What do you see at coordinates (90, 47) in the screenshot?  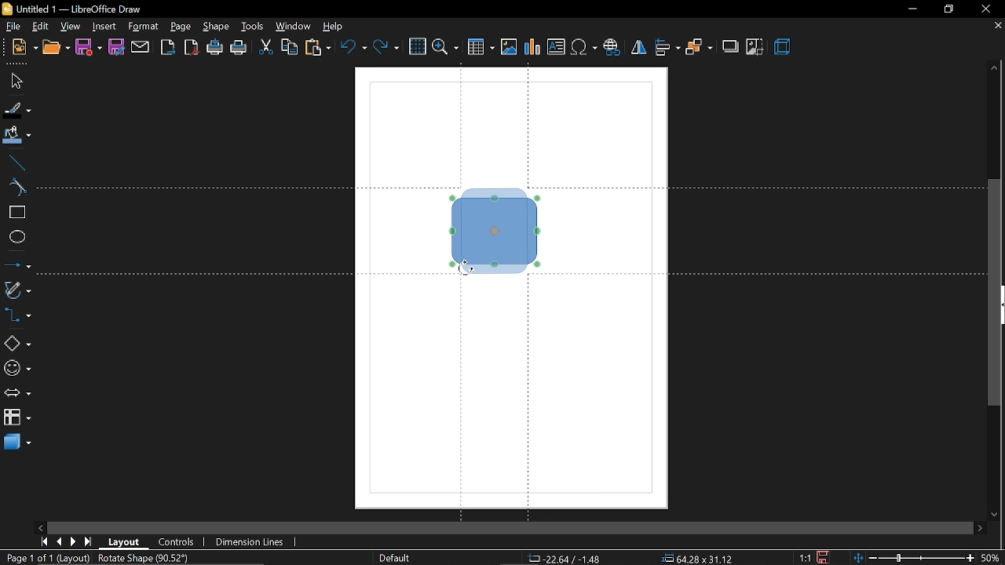 I see `save` at bounding box center [90, 47].